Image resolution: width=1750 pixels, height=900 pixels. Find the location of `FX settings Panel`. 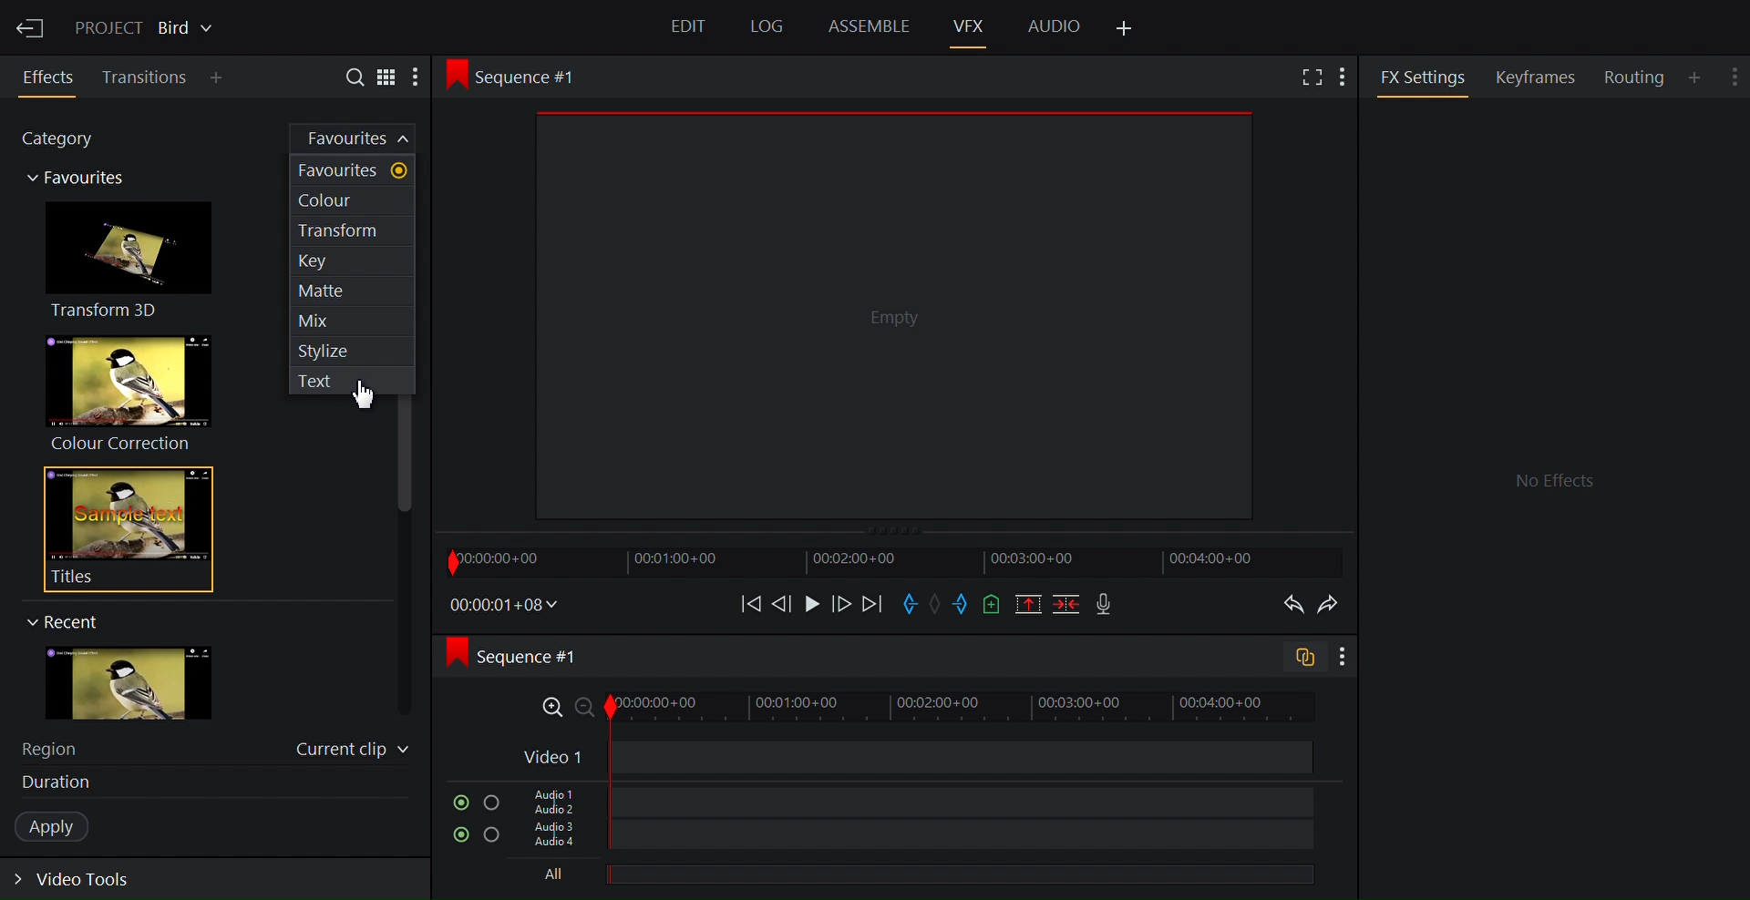

FX settings Panel is located at coordinates (1552, 494).